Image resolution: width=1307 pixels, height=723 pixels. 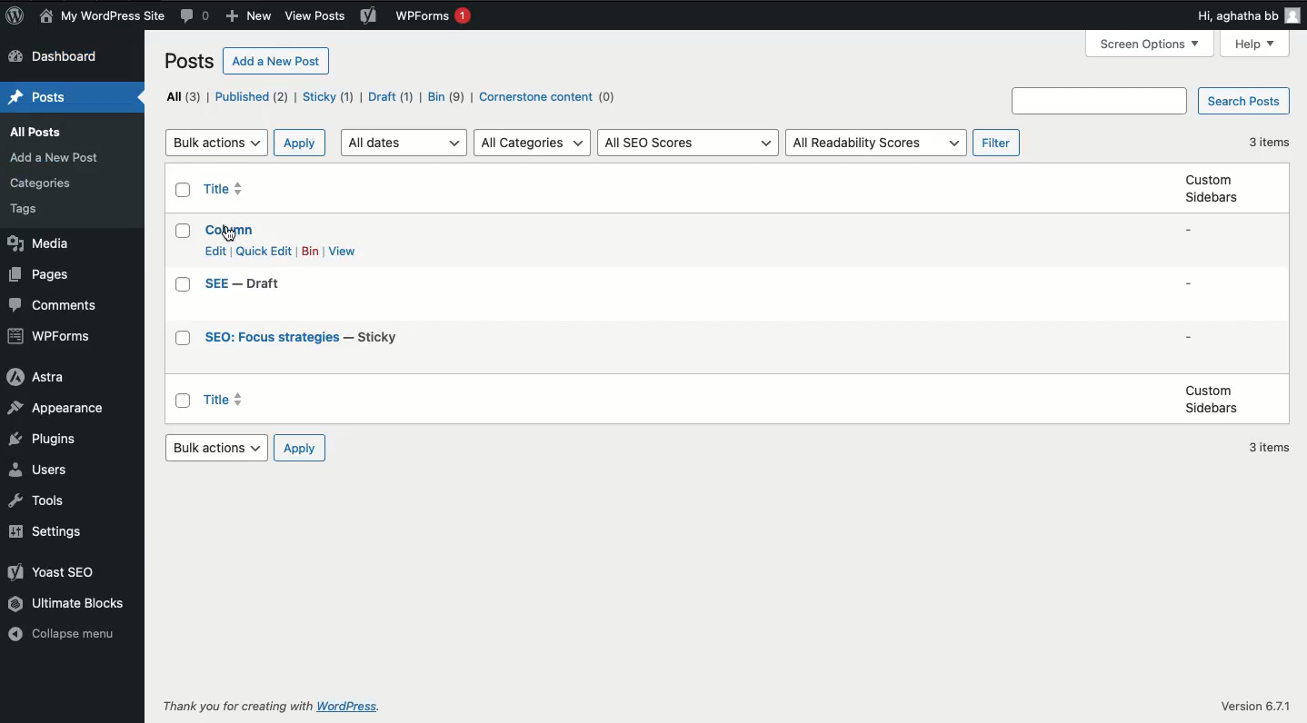 I want to click on Ultimate blocks, so click(x=69, y=604).